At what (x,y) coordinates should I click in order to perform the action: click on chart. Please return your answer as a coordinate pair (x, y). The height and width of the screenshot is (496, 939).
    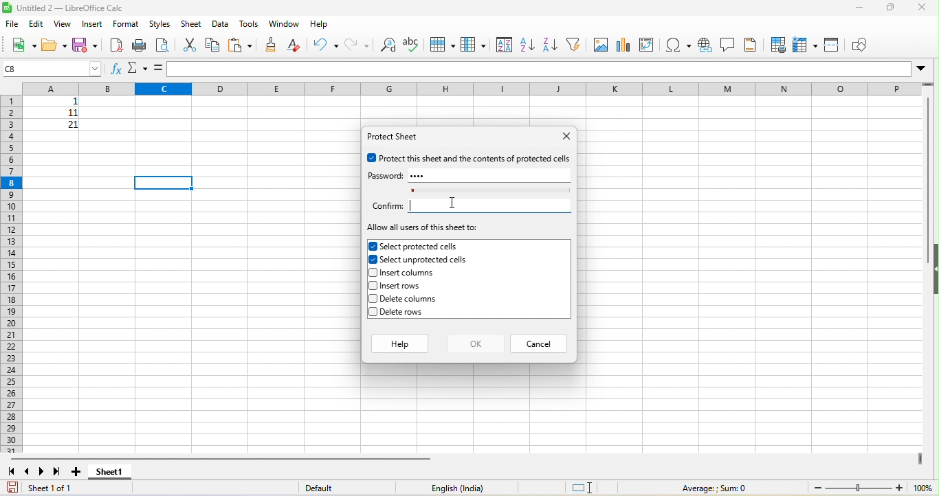
    Looking at the image, I should click on (623, 45).